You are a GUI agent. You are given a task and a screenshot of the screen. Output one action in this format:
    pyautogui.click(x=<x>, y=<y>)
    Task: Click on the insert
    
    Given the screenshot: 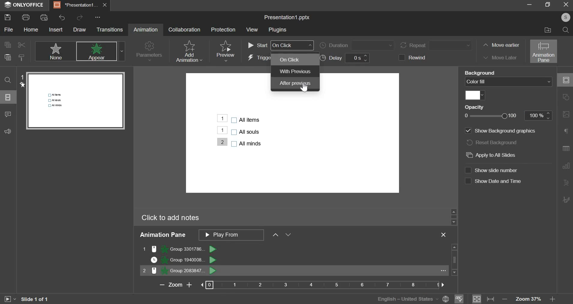 What is the action you would take?
    pyautogui.click(x=55, y=29)
    